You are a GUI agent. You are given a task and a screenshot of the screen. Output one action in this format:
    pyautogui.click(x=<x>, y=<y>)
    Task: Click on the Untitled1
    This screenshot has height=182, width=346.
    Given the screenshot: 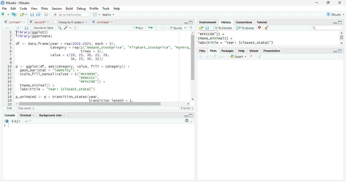 What is the action you would take?
    pyautogui.click(x=12, y=22)
    